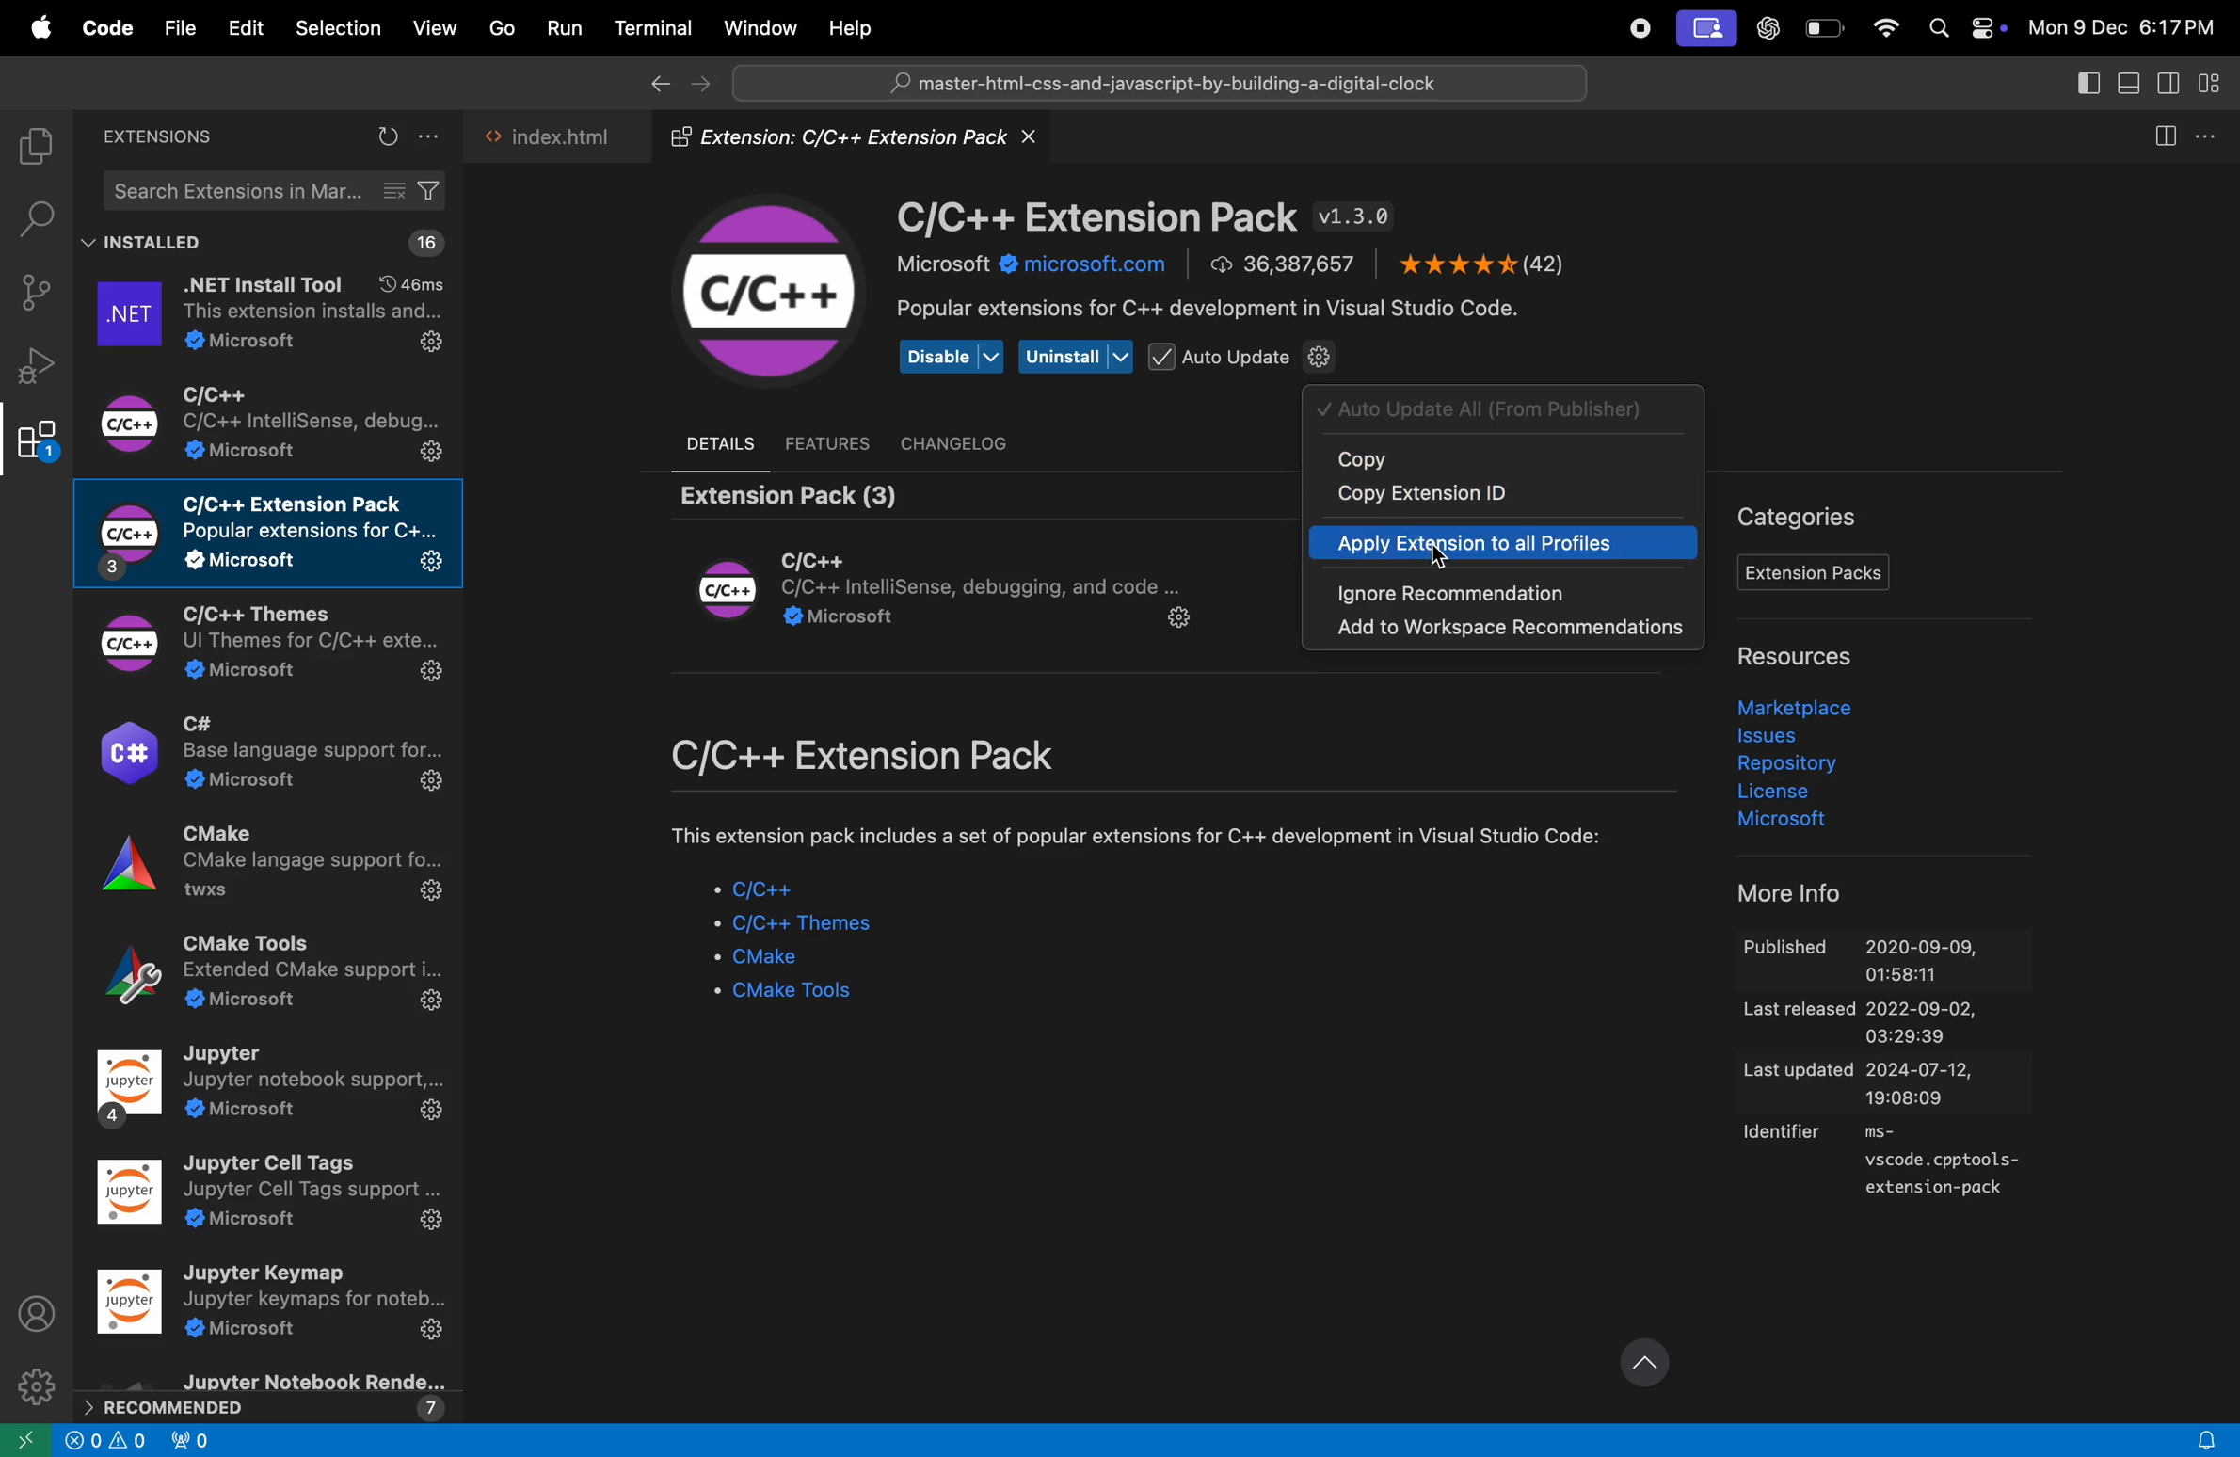 This screenshot has width=2240, height=1457. Describe the element at coordinates (1793, 762) in the screenshot. I see `Repository` at that location.